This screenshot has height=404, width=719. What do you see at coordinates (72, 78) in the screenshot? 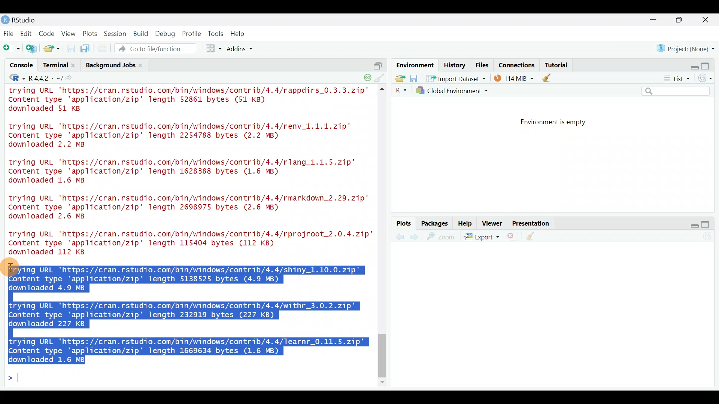
I see `view the current working directory` at bounding box center [72, 78].